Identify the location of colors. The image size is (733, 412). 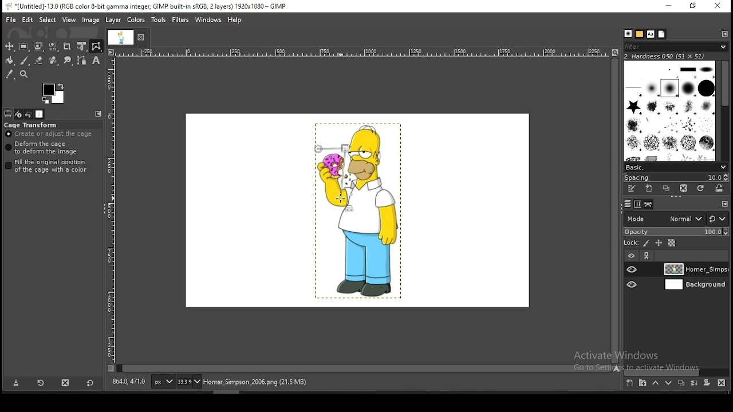
(54, 94).